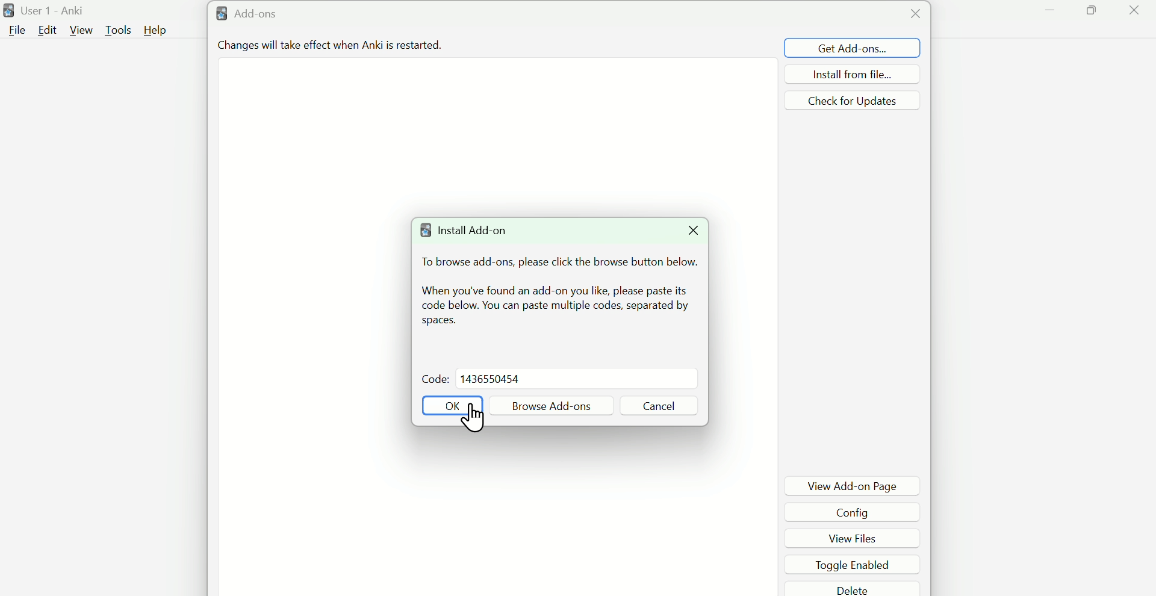 This screenshot has height=596, width=1156. What do you see at coordinates (81, 30) in the screenshot?
I see `View` at bounding box center [81, 30].